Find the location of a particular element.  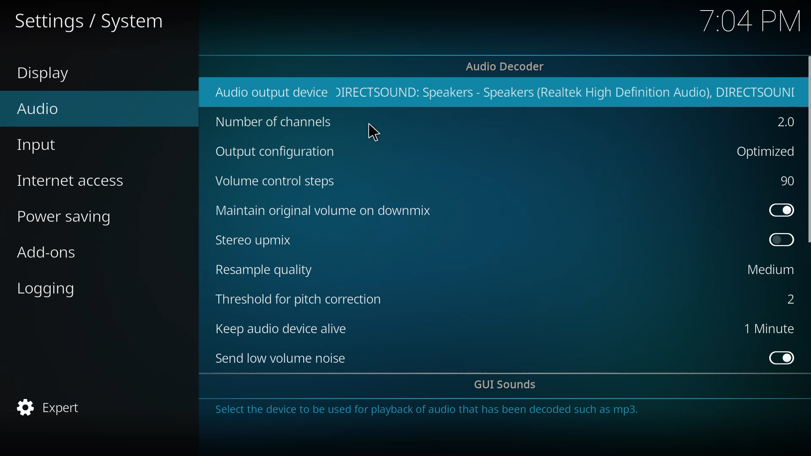

medium is located at coordinates (771, 269).